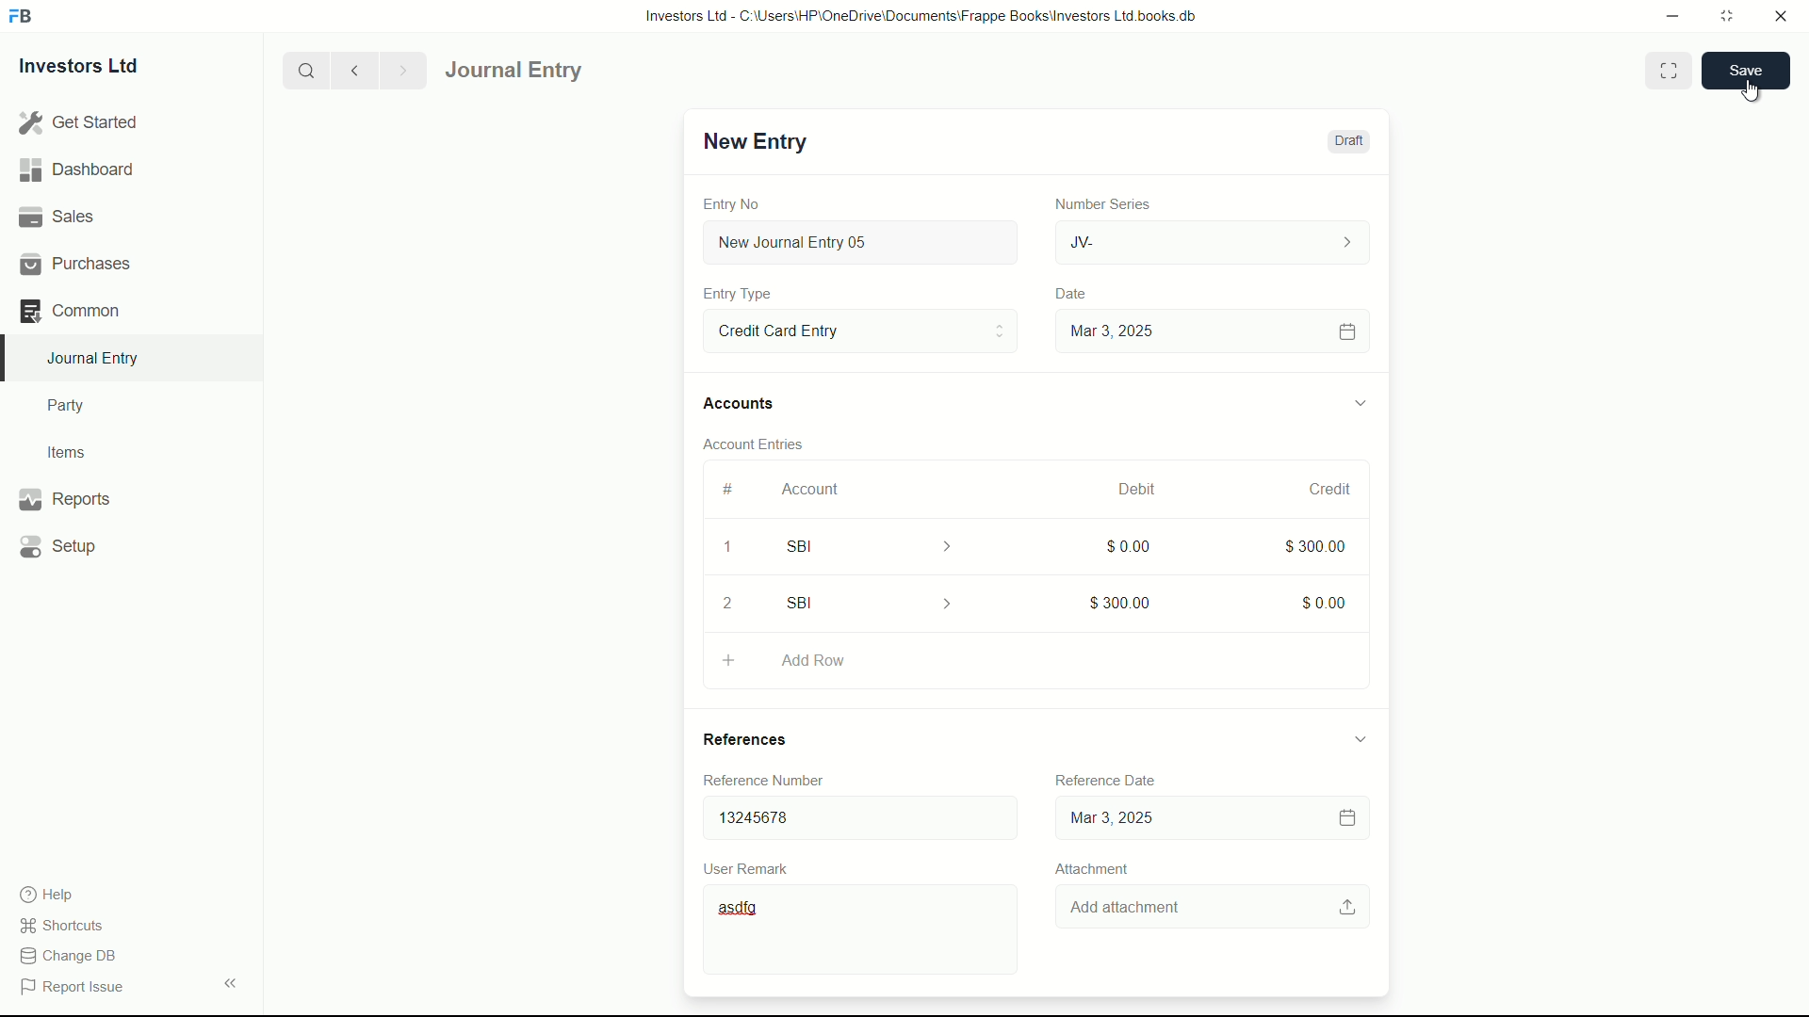 The image size is (1809, 1017). What do you see at coordinates (21, 17) in the screenshot?
I see `FrappeBooks logo` at bounding box center [21, 17].